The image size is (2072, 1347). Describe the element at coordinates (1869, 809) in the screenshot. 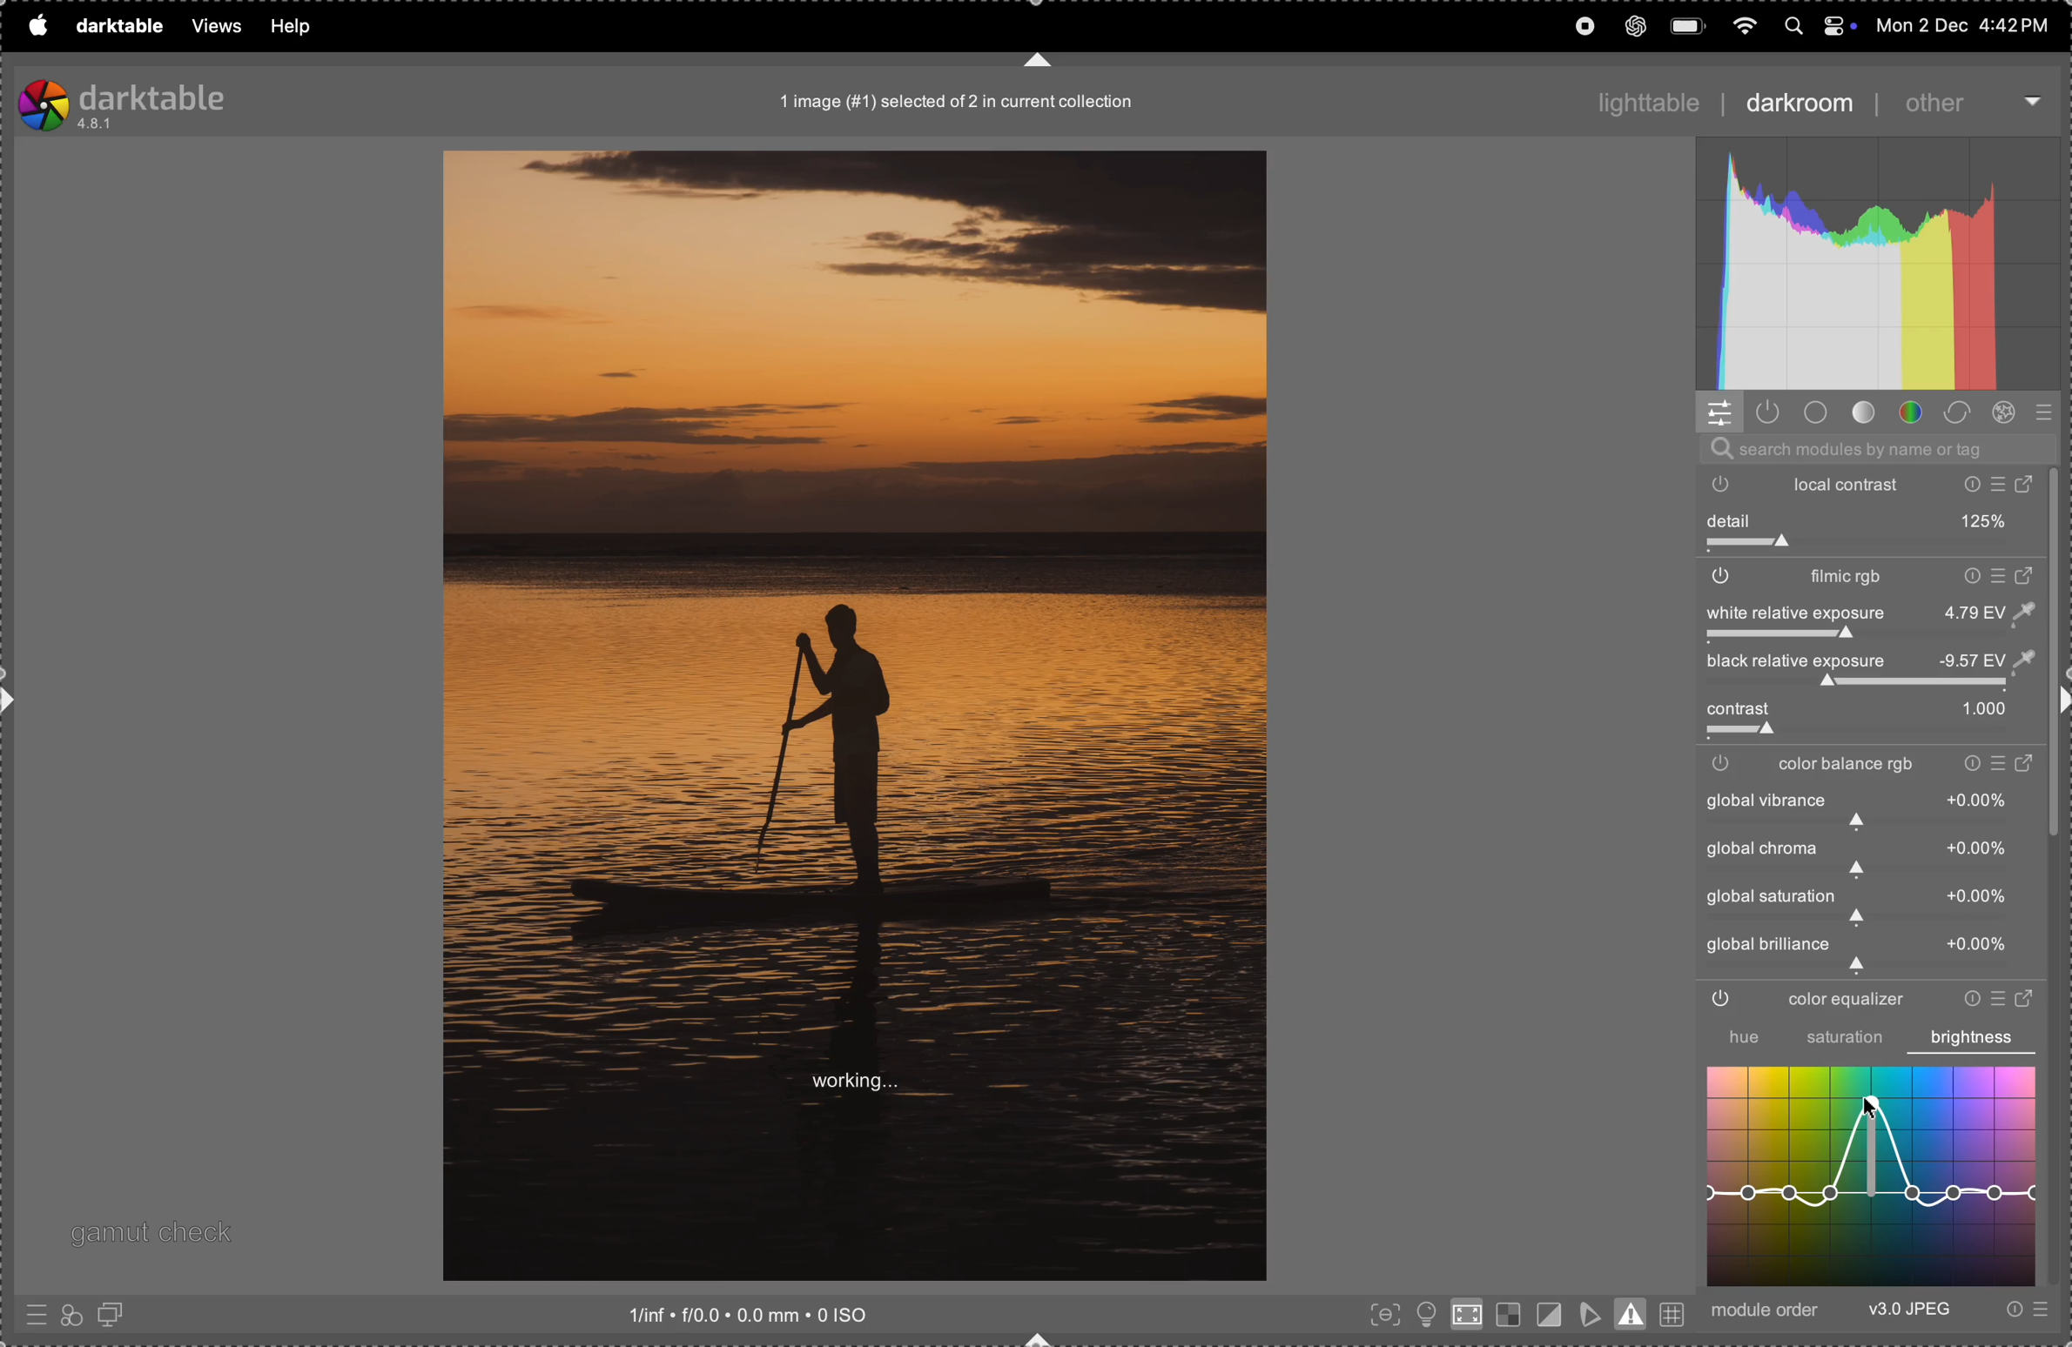

I see `global variance` at that location.